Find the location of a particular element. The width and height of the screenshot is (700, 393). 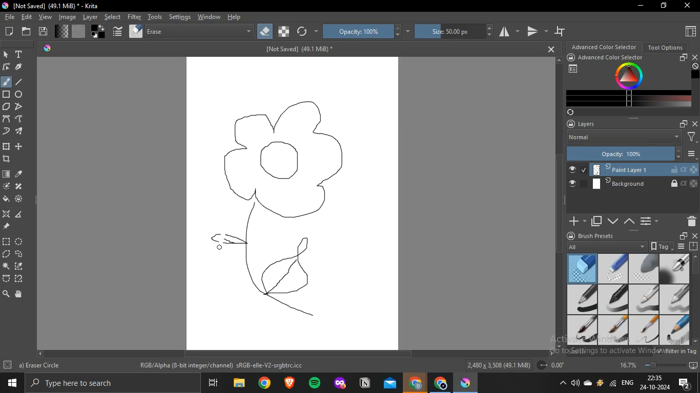

edit brush settings is located at coordinates (118, 31).